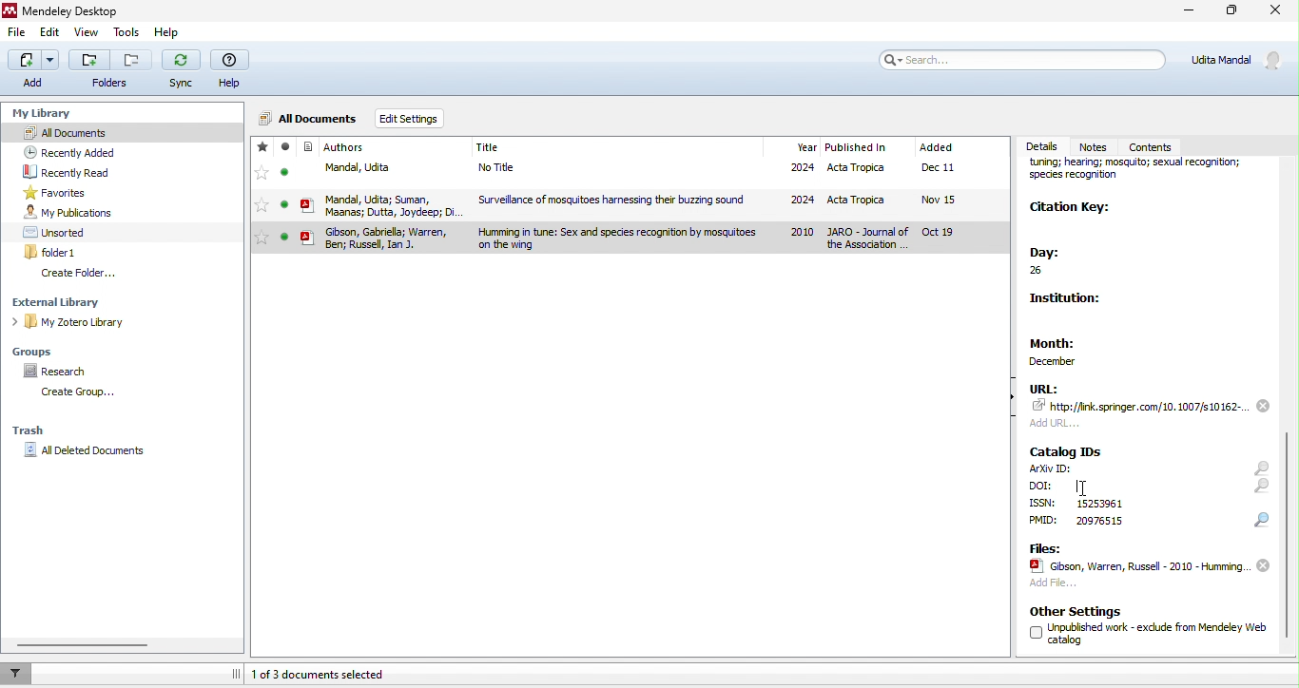 This screenshot has width=1299, height=688. What do you see at coordinates (285, 177) in the screenshot?
I see `seen/unseen` at bounding box center [285, 177].